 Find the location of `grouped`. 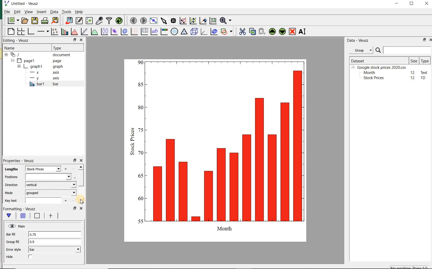

grouped is located at coordinates (51, 193).